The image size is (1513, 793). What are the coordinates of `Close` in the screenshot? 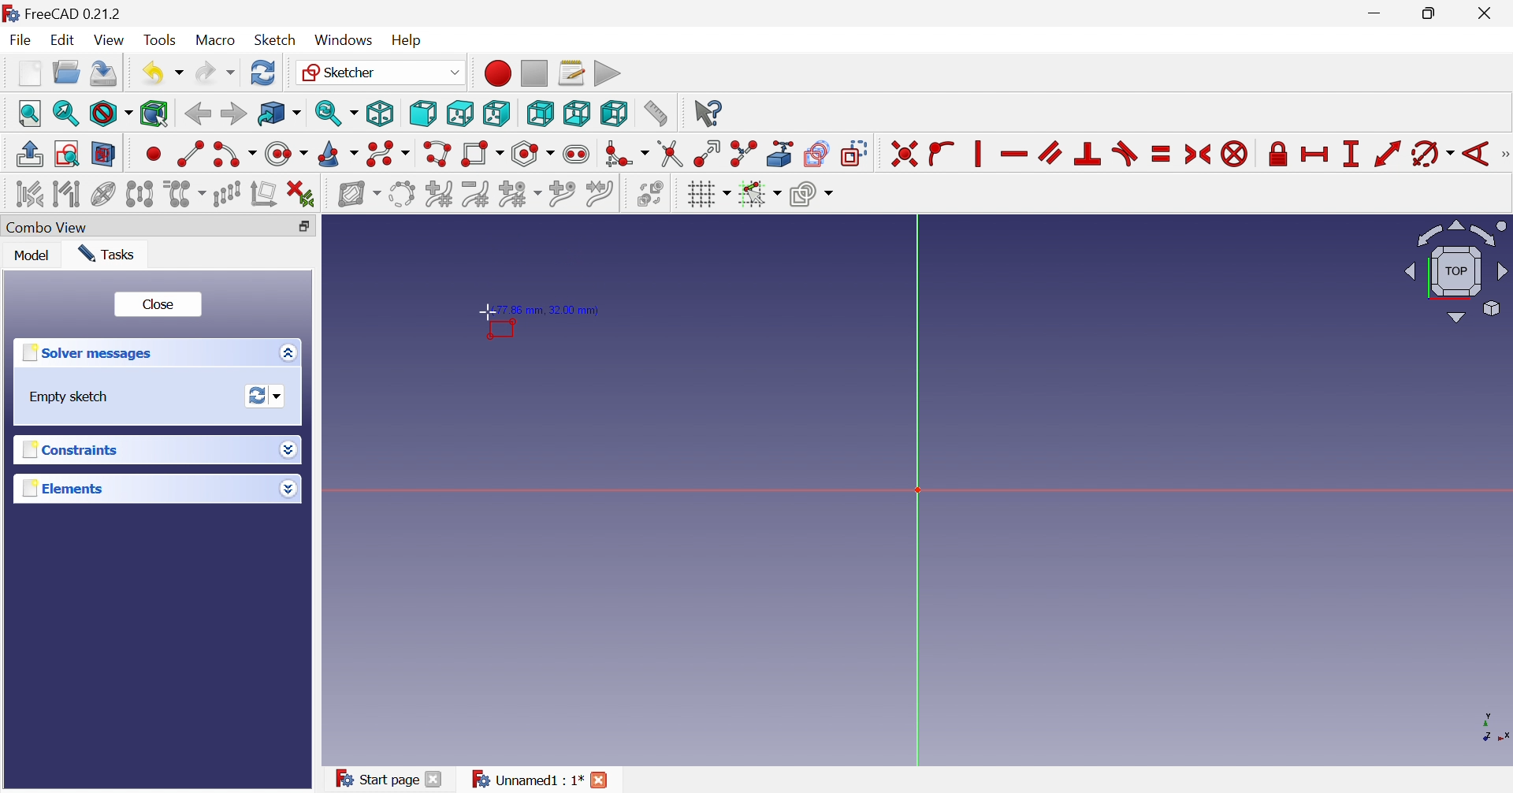 It's located at (600, 780).